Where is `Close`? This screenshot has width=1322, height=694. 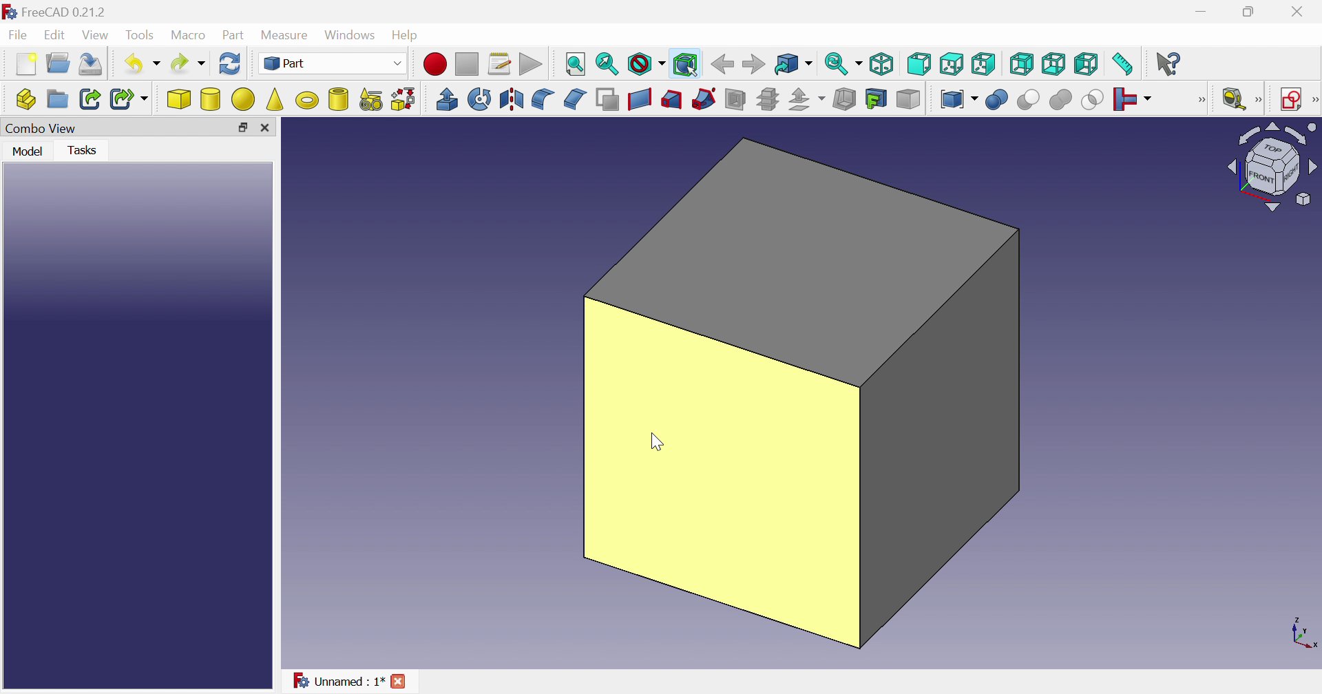
Close is located at coordinates (1297, 14).